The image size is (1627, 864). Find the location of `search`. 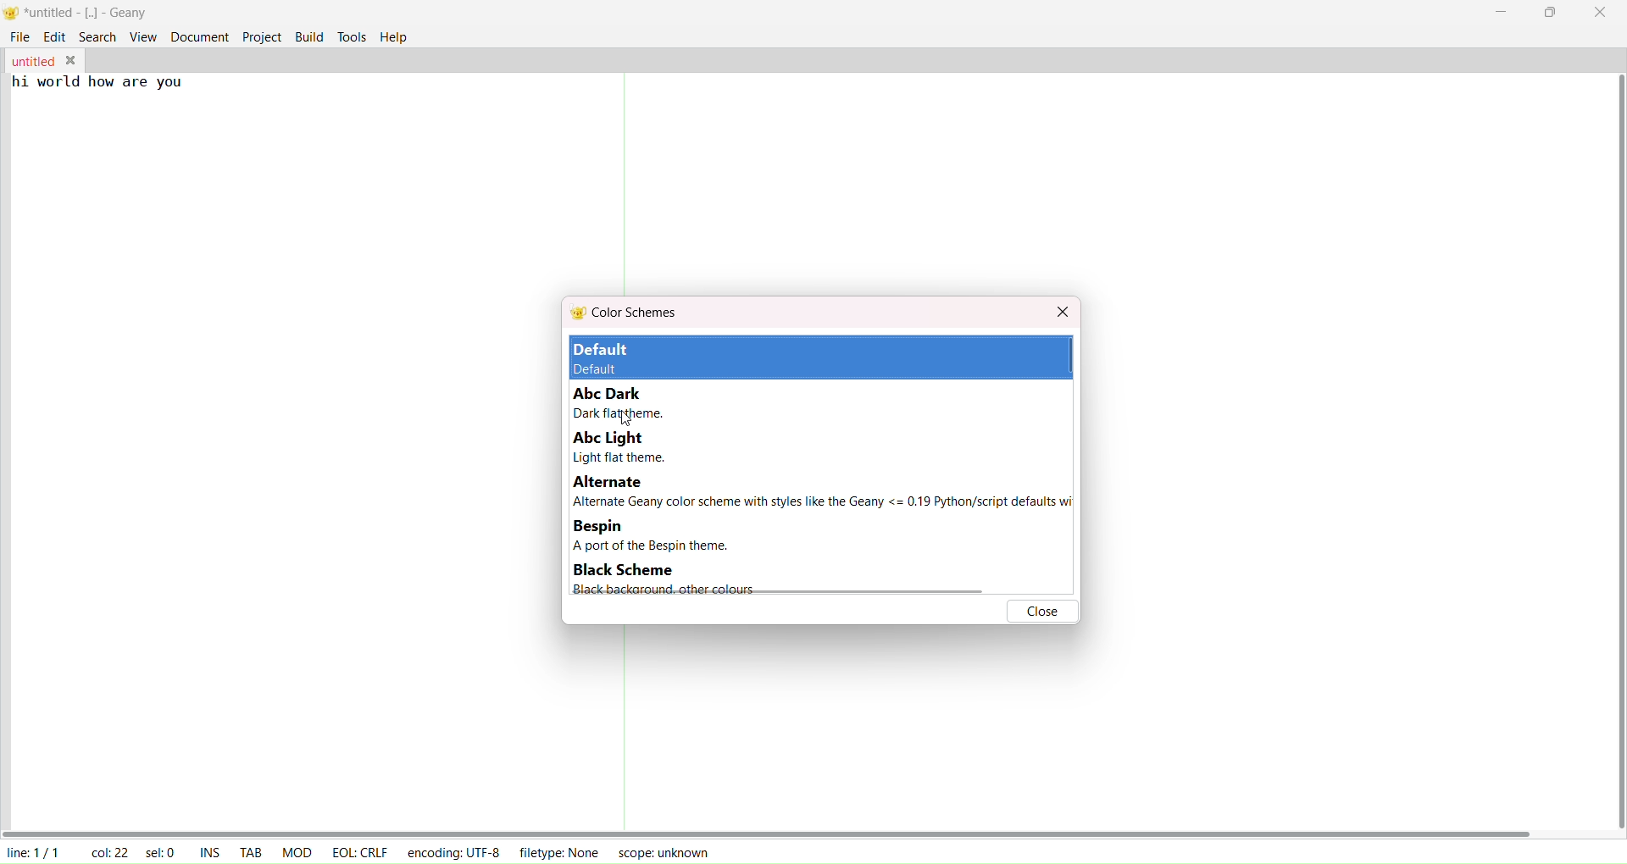

search is located at coordinates (97, 36).